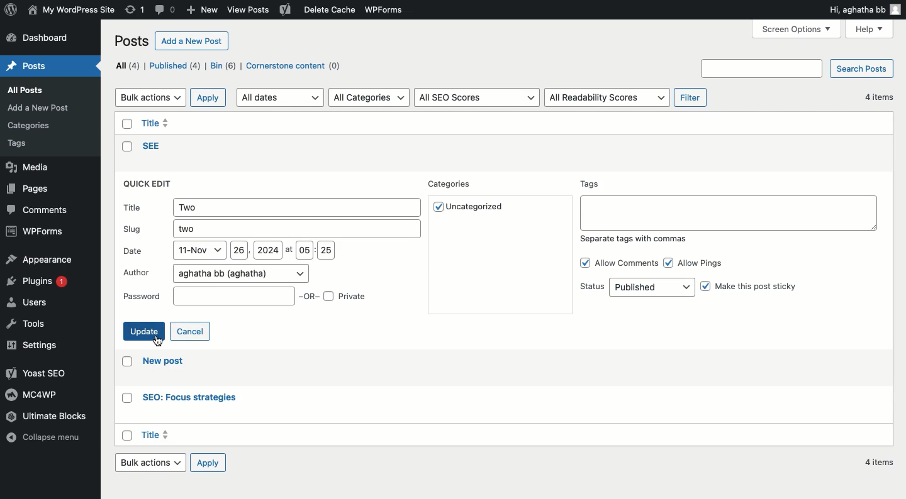 This screenshot has width=906, height=499. What do you see at coordinates (159, 436) in the screenshot?
I see `Title 3` at bounding box center [159, 436].